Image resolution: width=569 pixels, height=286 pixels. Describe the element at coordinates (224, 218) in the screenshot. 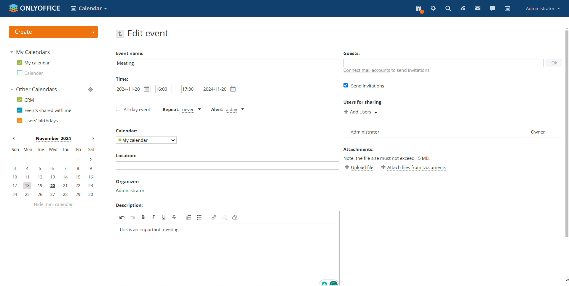

I see `unlink` at that location.